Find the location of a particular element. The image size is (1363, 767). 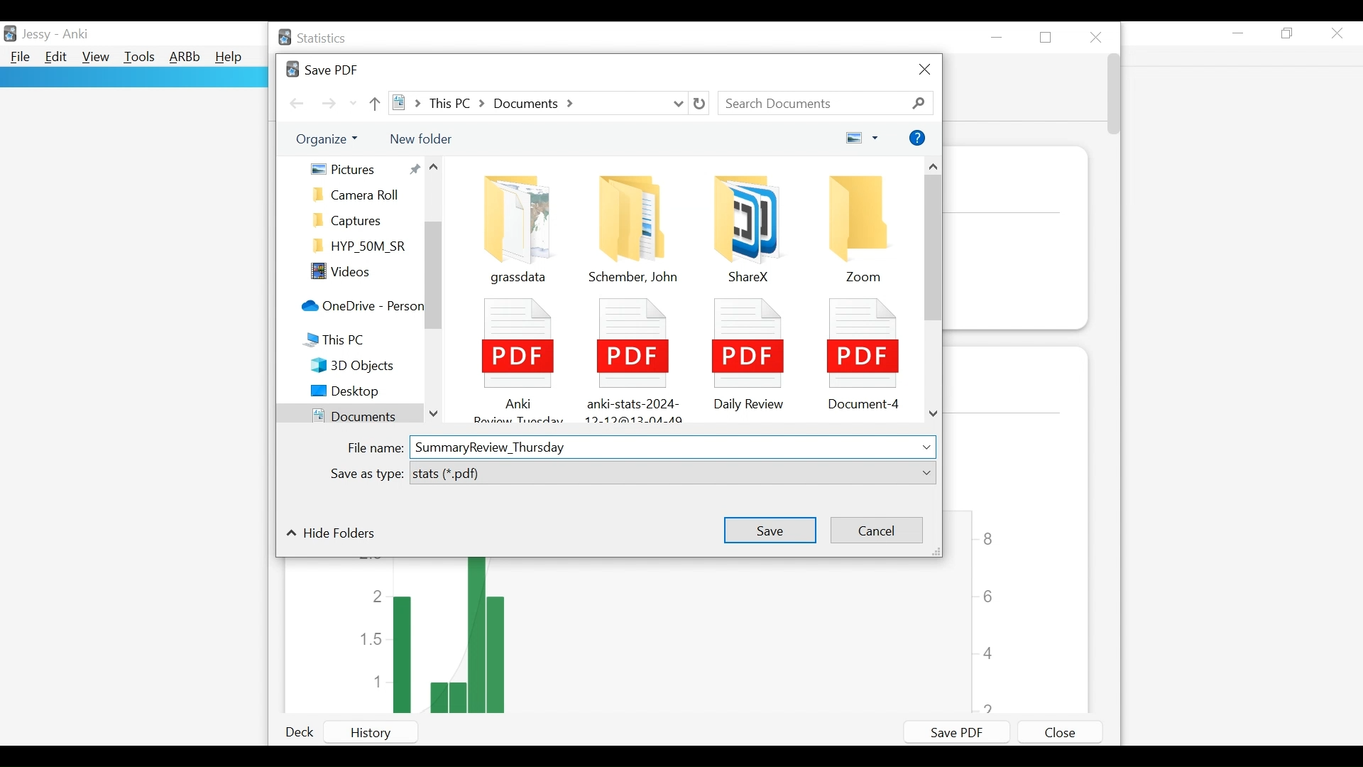

3D Objects is located at coordinates (363, 366).